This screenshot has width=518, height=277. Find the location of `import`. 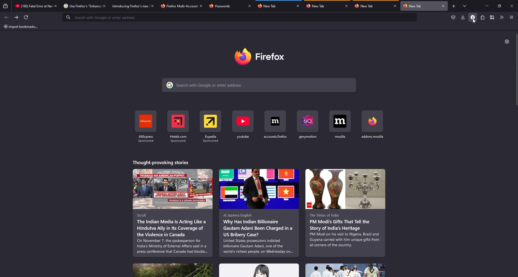

import is located at coordinates (21, 27).